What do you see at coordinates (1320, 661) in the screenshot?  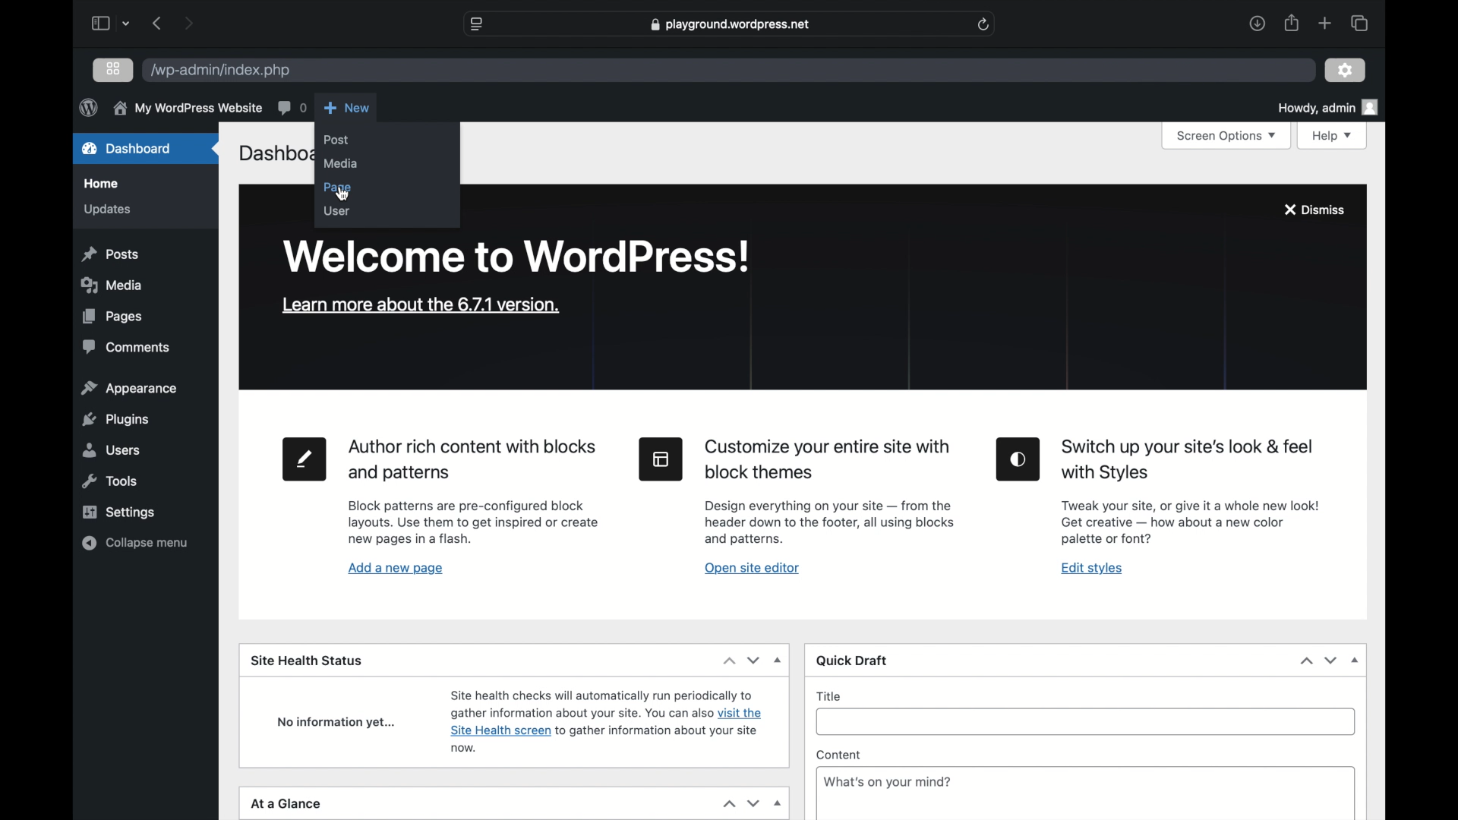 I see `stepper buttons` at bounding box center [1320, 661].